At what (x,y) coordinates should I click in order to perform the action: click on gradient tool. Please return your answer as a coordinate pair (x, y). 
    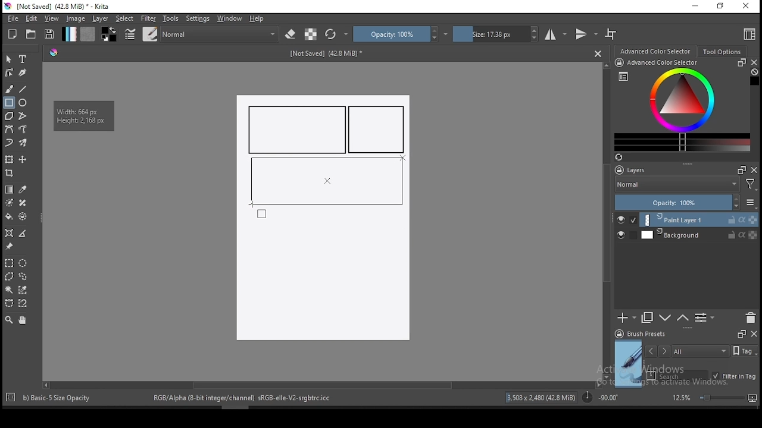
    Looking at the image, I should click on (10, 190).